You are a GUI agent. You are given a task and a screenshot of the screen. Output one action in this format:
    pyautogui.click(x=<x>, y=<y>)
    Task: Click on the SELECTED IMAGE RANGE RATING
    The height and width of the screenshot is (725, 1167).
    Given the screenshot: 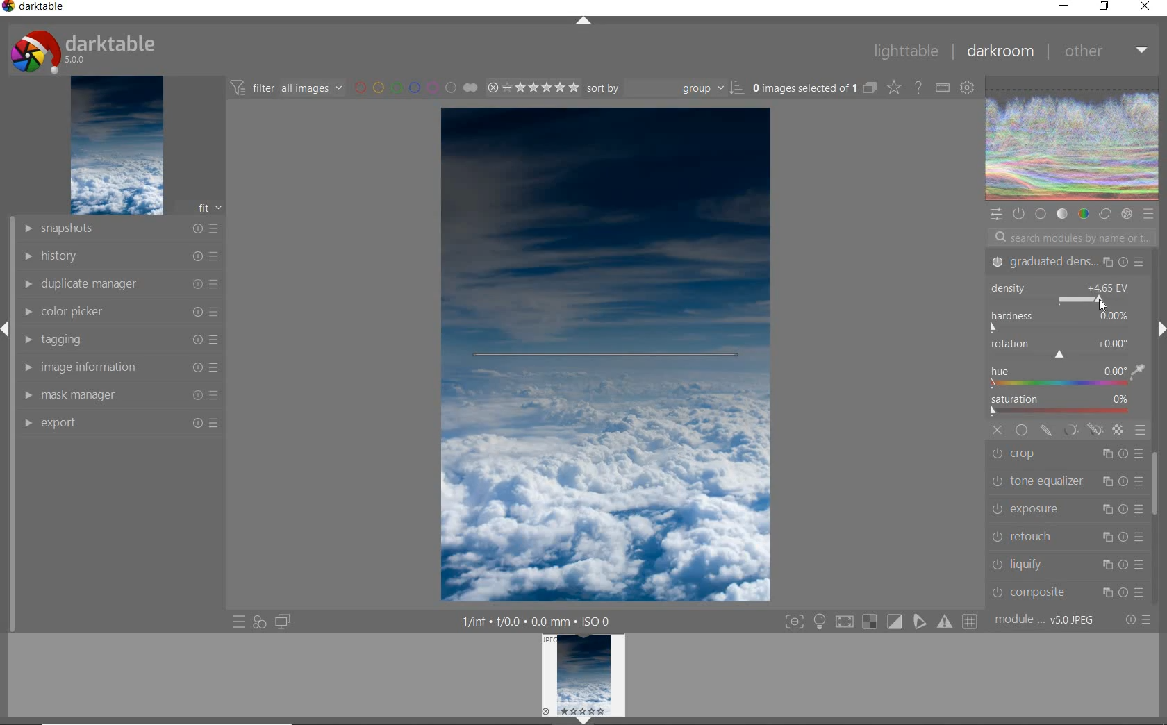 What is the action you would take?
    pyautogui.click(x=531, y=85)
    